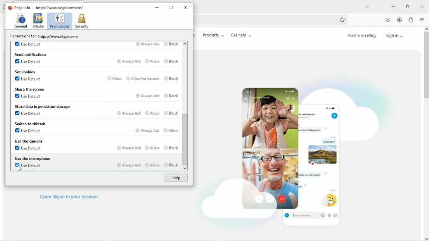  What do you see at coordinates (152, 147) in the screenshot?
I see `Allow` at bounding box center [152, 147].